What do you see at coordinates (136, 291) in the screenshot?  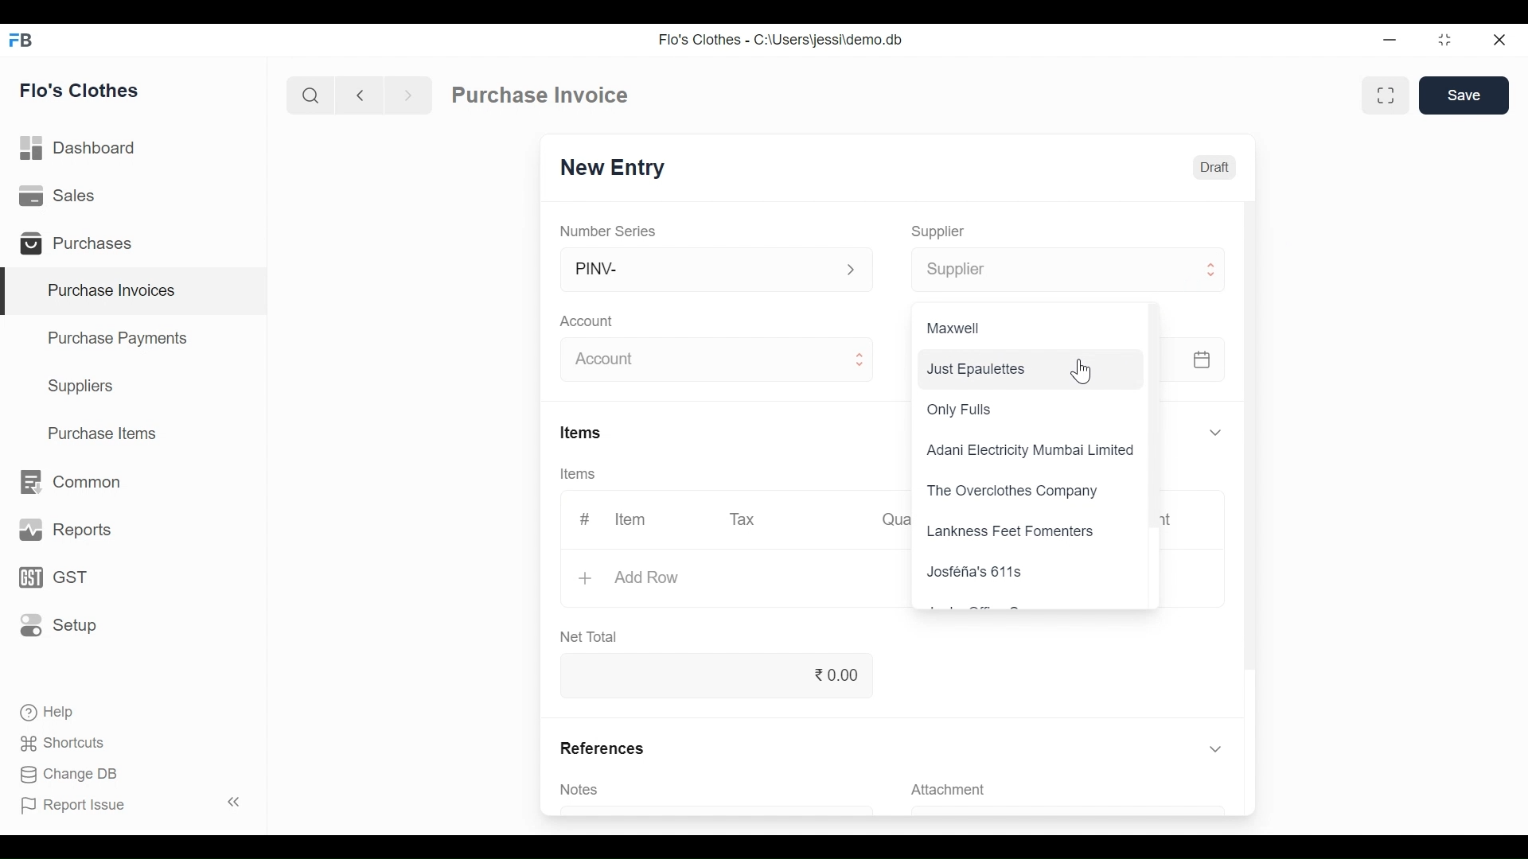 I see `Purchase Invoices` at bounding box center [136, 291].